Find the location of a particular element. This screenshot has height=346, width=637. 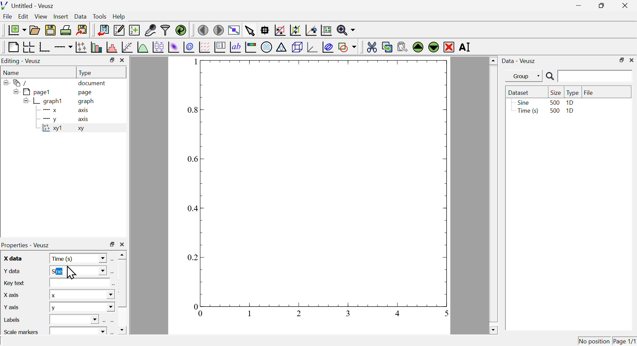

text box is located at coordinates (78, 330).